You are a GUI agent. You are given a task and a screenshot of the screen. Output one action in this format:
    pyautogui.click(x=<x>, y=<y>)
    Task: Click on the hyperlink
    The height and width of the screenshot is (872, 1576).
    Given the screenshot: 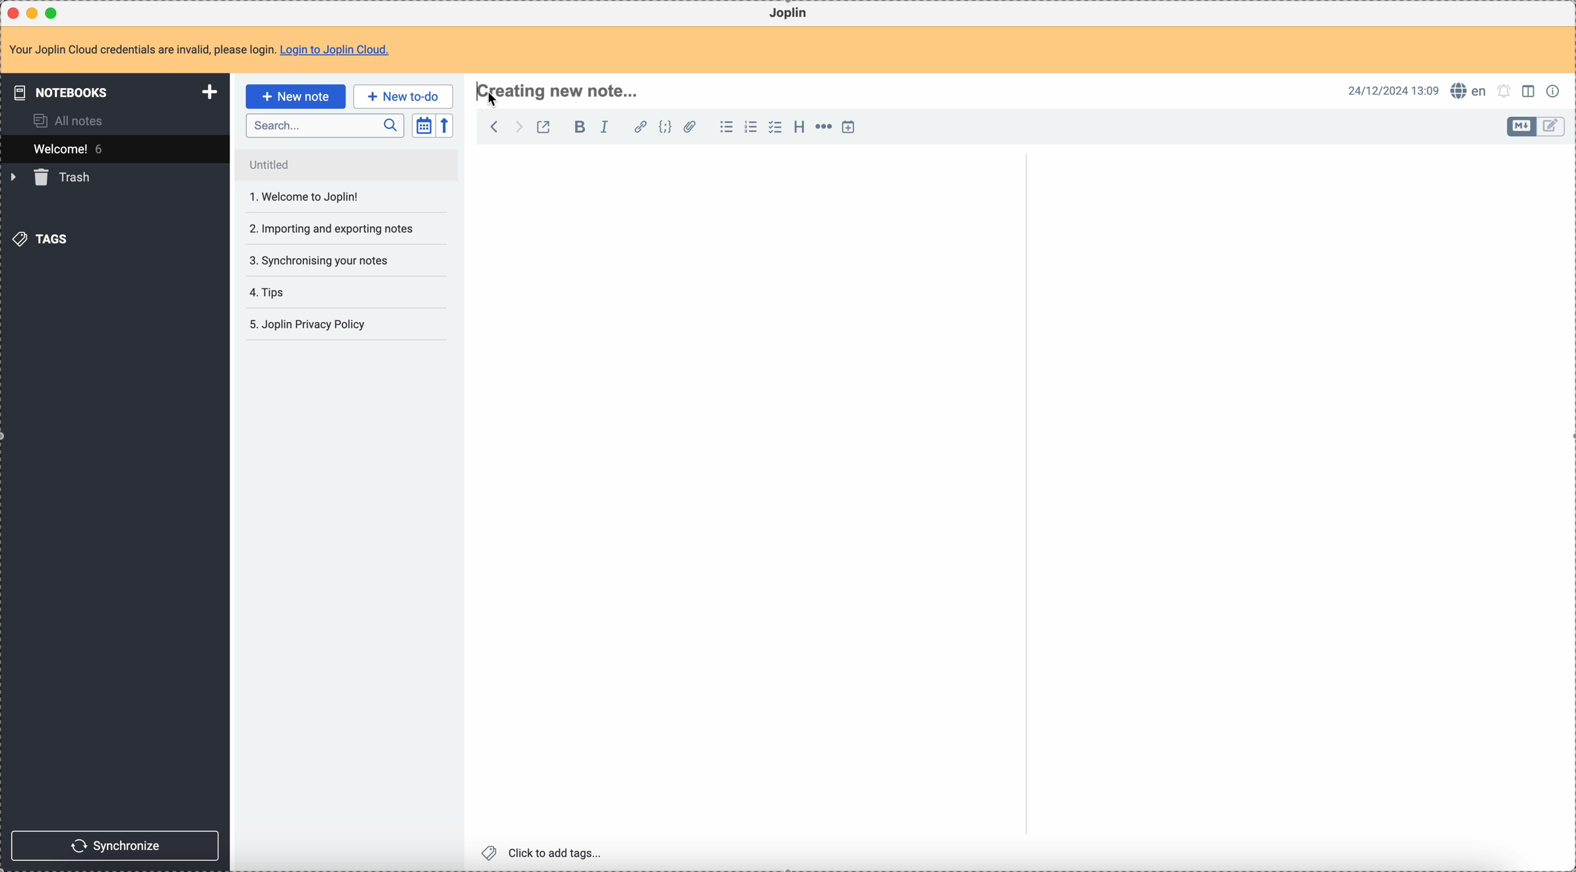 What is the action you would take?
    pyautogui.click(x=638, y=128)
    